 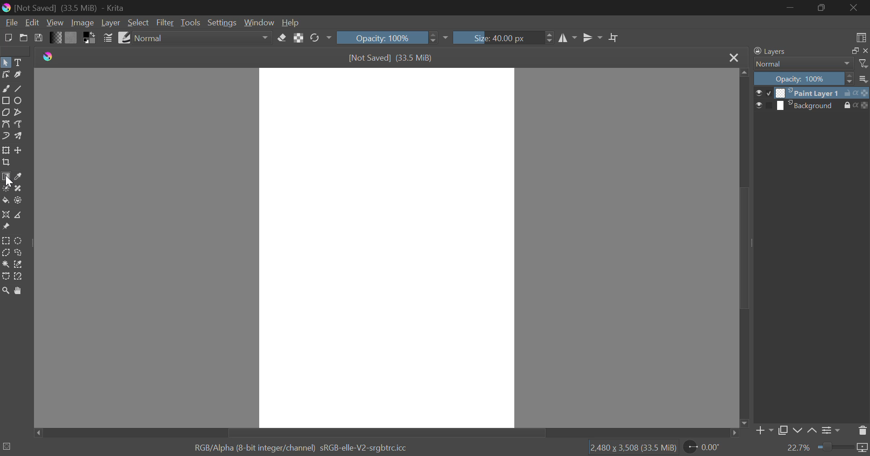 What do you see at coordinates (5, 100) in the screenshot?
I see `Rectangle` at bounding box center [5, 100].